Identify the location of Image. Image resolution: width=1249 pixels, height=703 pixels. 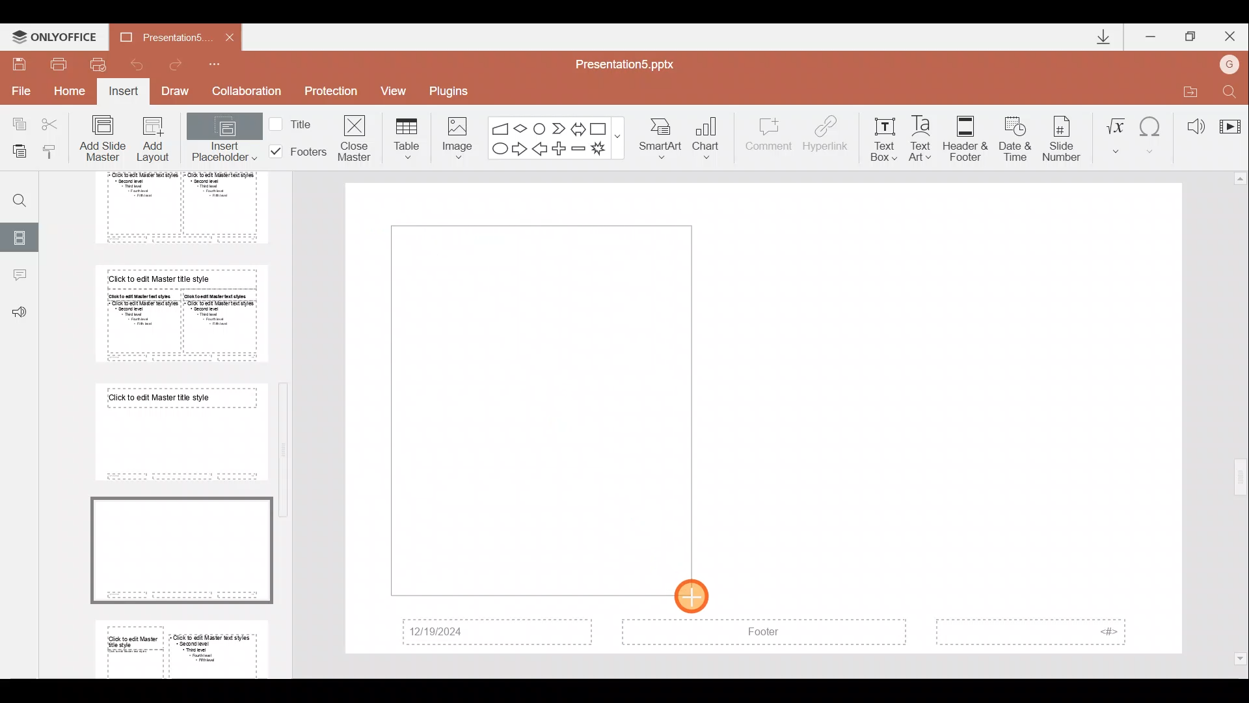
(453, 135).